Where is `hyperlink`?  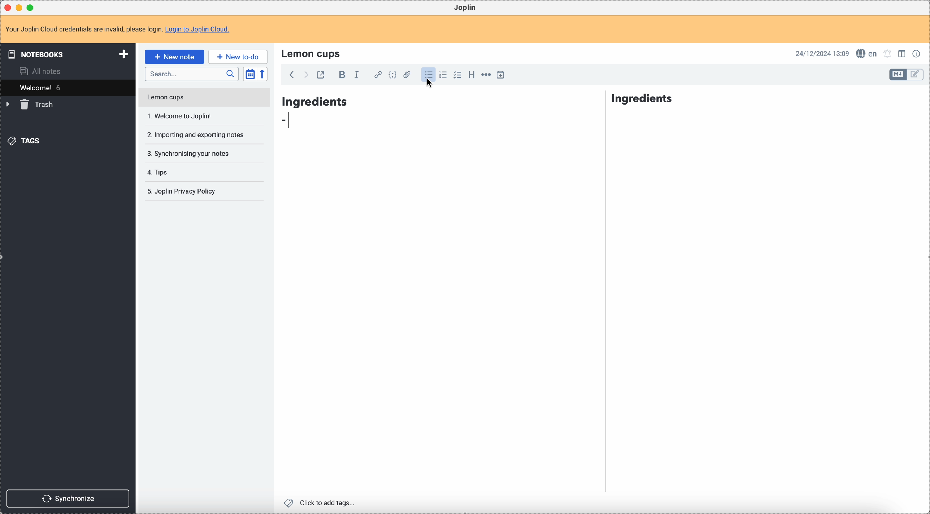
hyperlink is located at coordinates (377, 75).